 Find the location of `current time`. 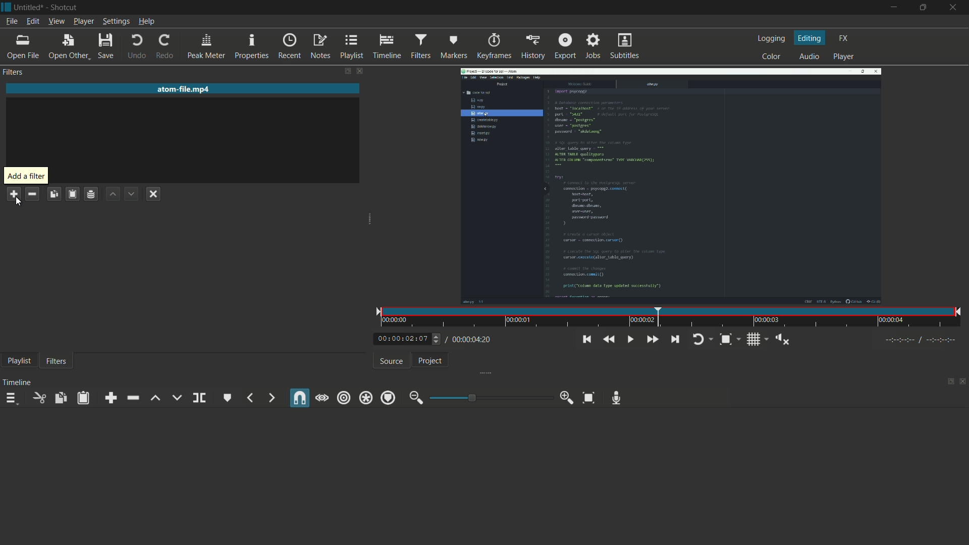

current time is located at coordinates (402, 338).